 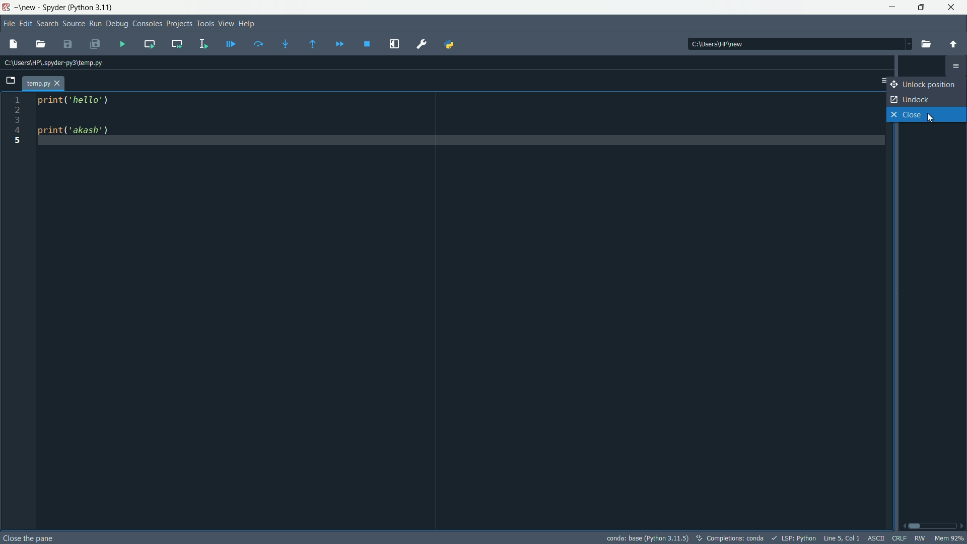 I want to click on file tab, so click(x=43, y=84).